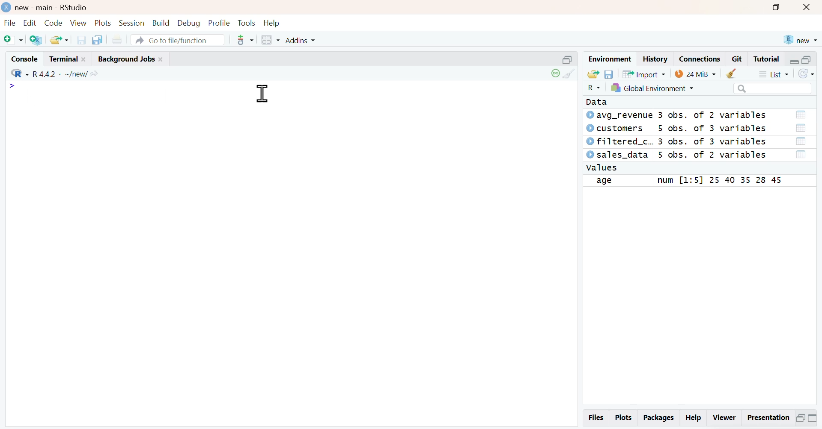 The height and width of the screenshot is (429, 822). What do you see at coordinates (98, 40) in the screenshot?
I see `Save all open documents` at bounding box center [98, 40].